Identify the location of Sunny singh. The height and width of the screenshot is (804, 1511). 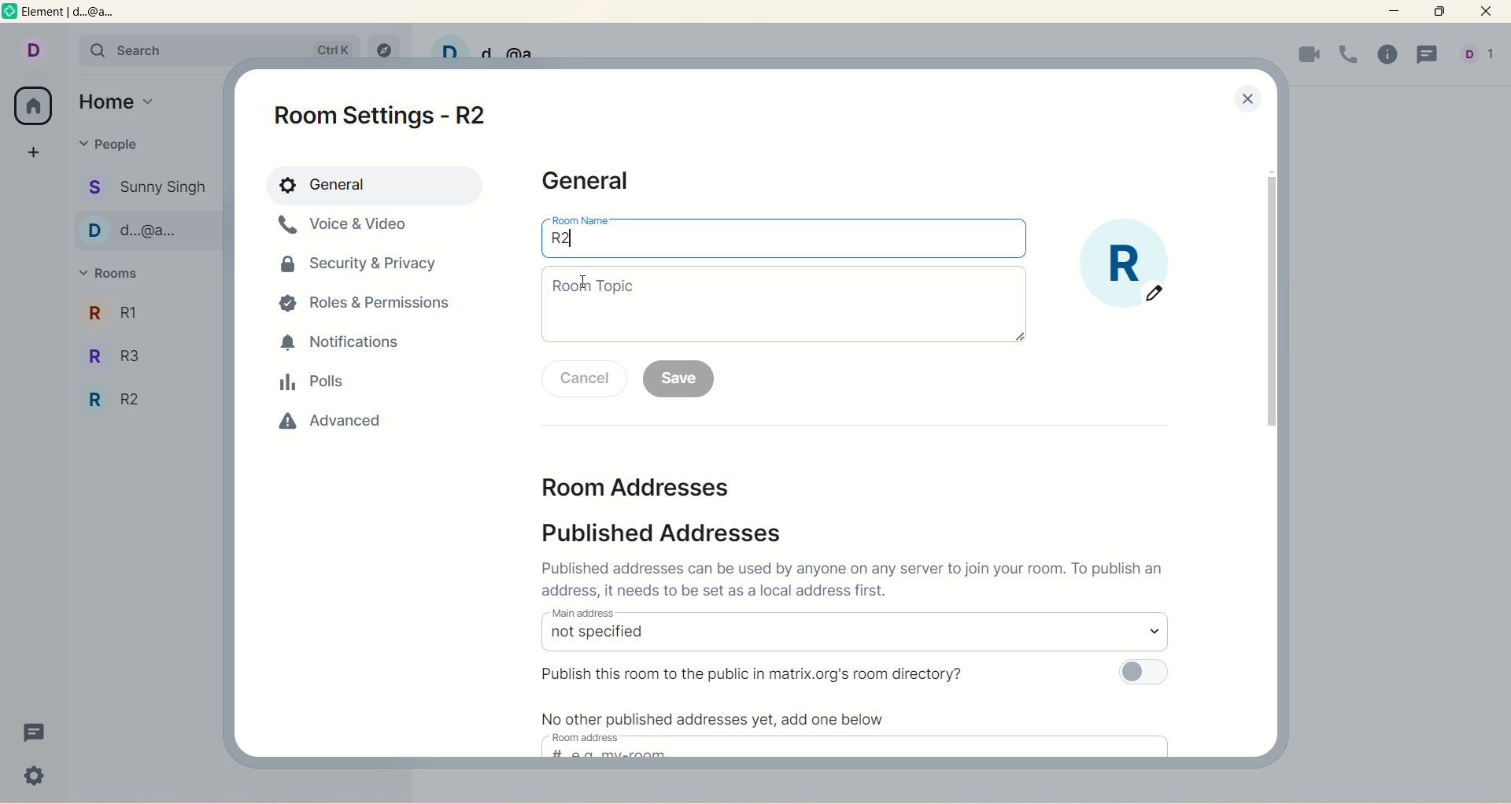
(148, 187).